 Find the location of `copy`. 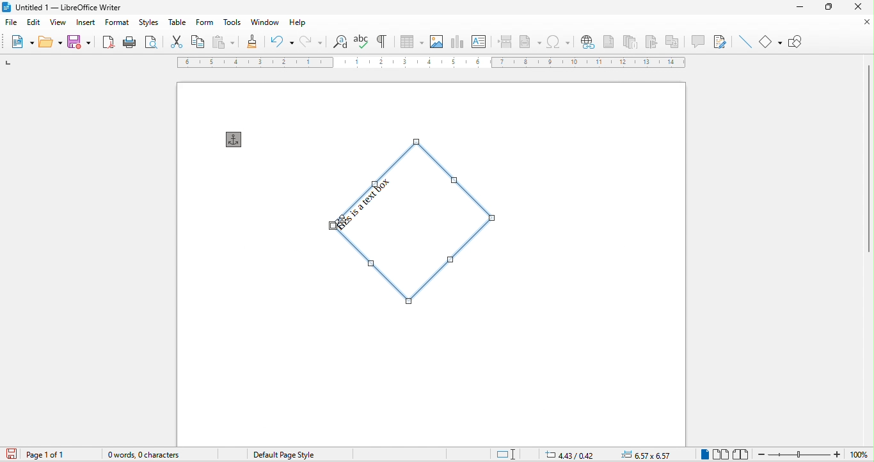

copy is located at coordinates (198, 42).